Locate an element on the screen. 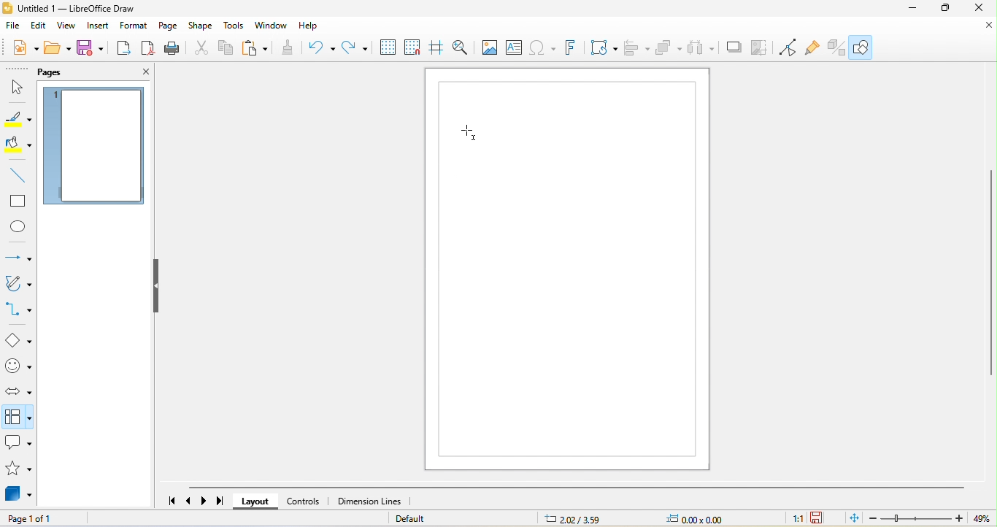  curve and polygons is located at coordinates (18, 285).